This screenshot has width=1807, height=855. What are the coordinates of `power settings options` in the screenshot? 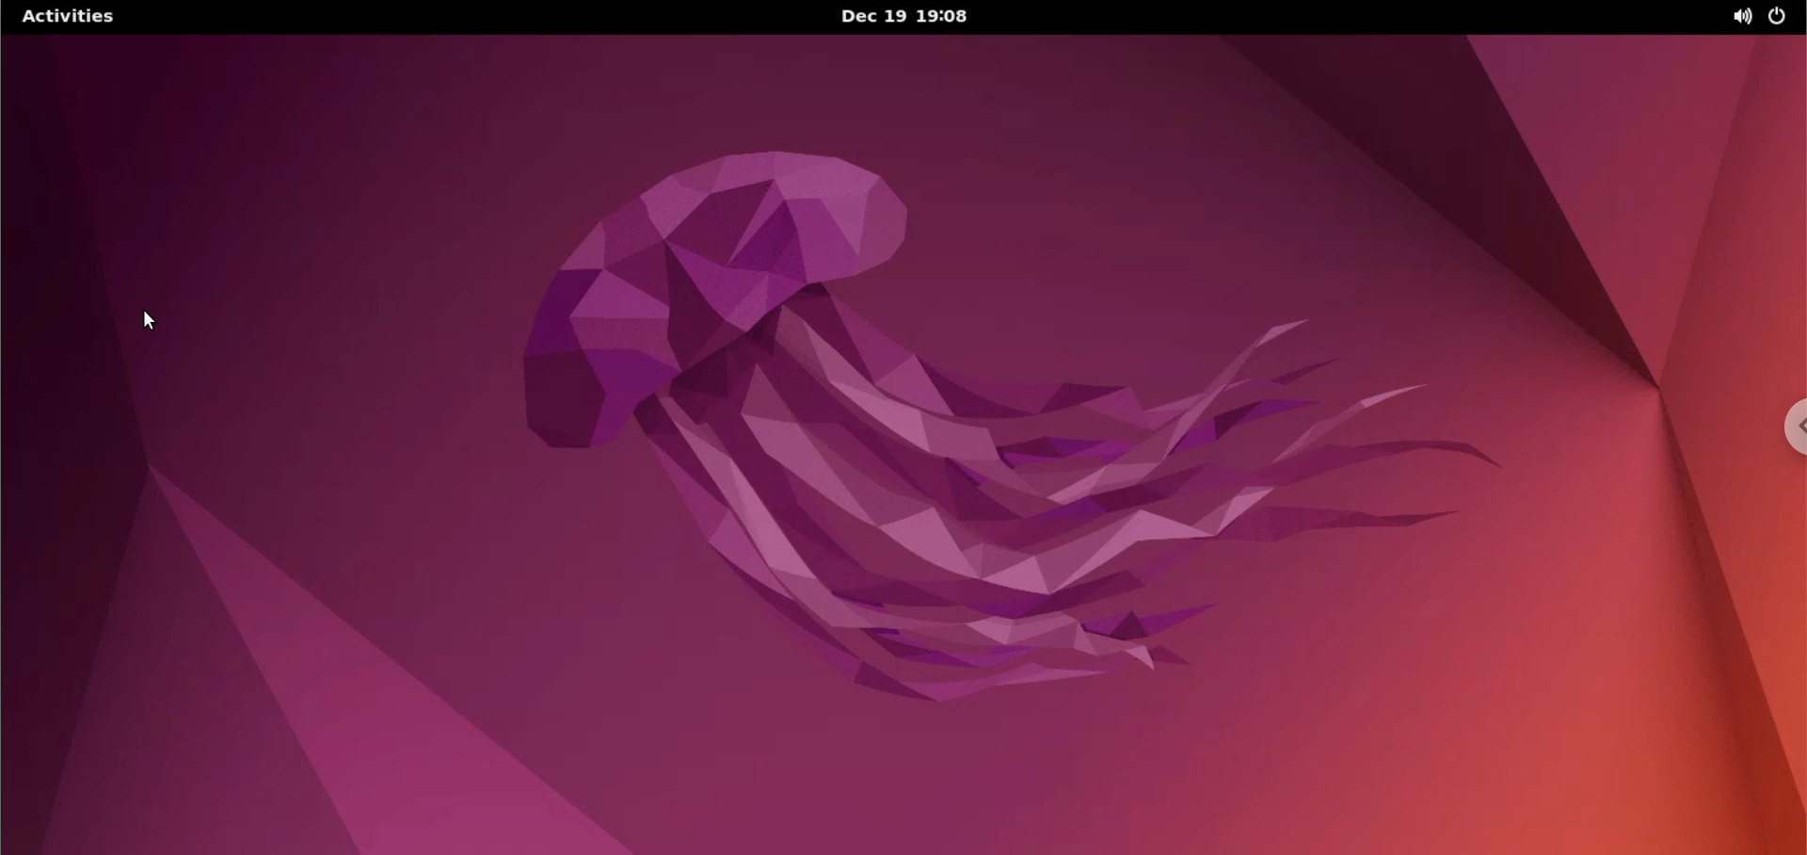 It's located at (1785, 18).